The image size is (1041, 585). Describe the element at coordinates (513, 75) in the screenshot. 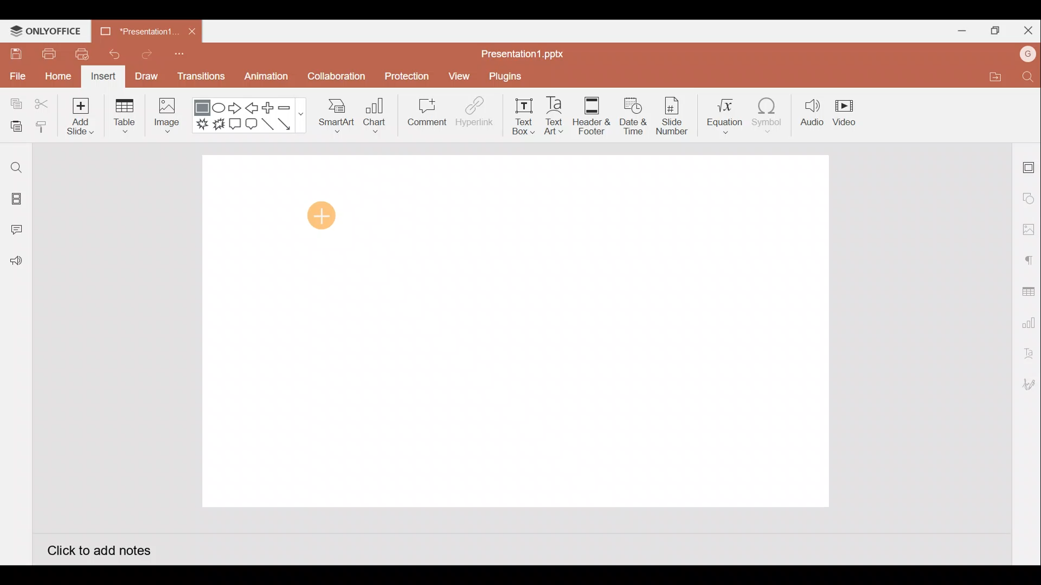

I see `Plugins` at that location.